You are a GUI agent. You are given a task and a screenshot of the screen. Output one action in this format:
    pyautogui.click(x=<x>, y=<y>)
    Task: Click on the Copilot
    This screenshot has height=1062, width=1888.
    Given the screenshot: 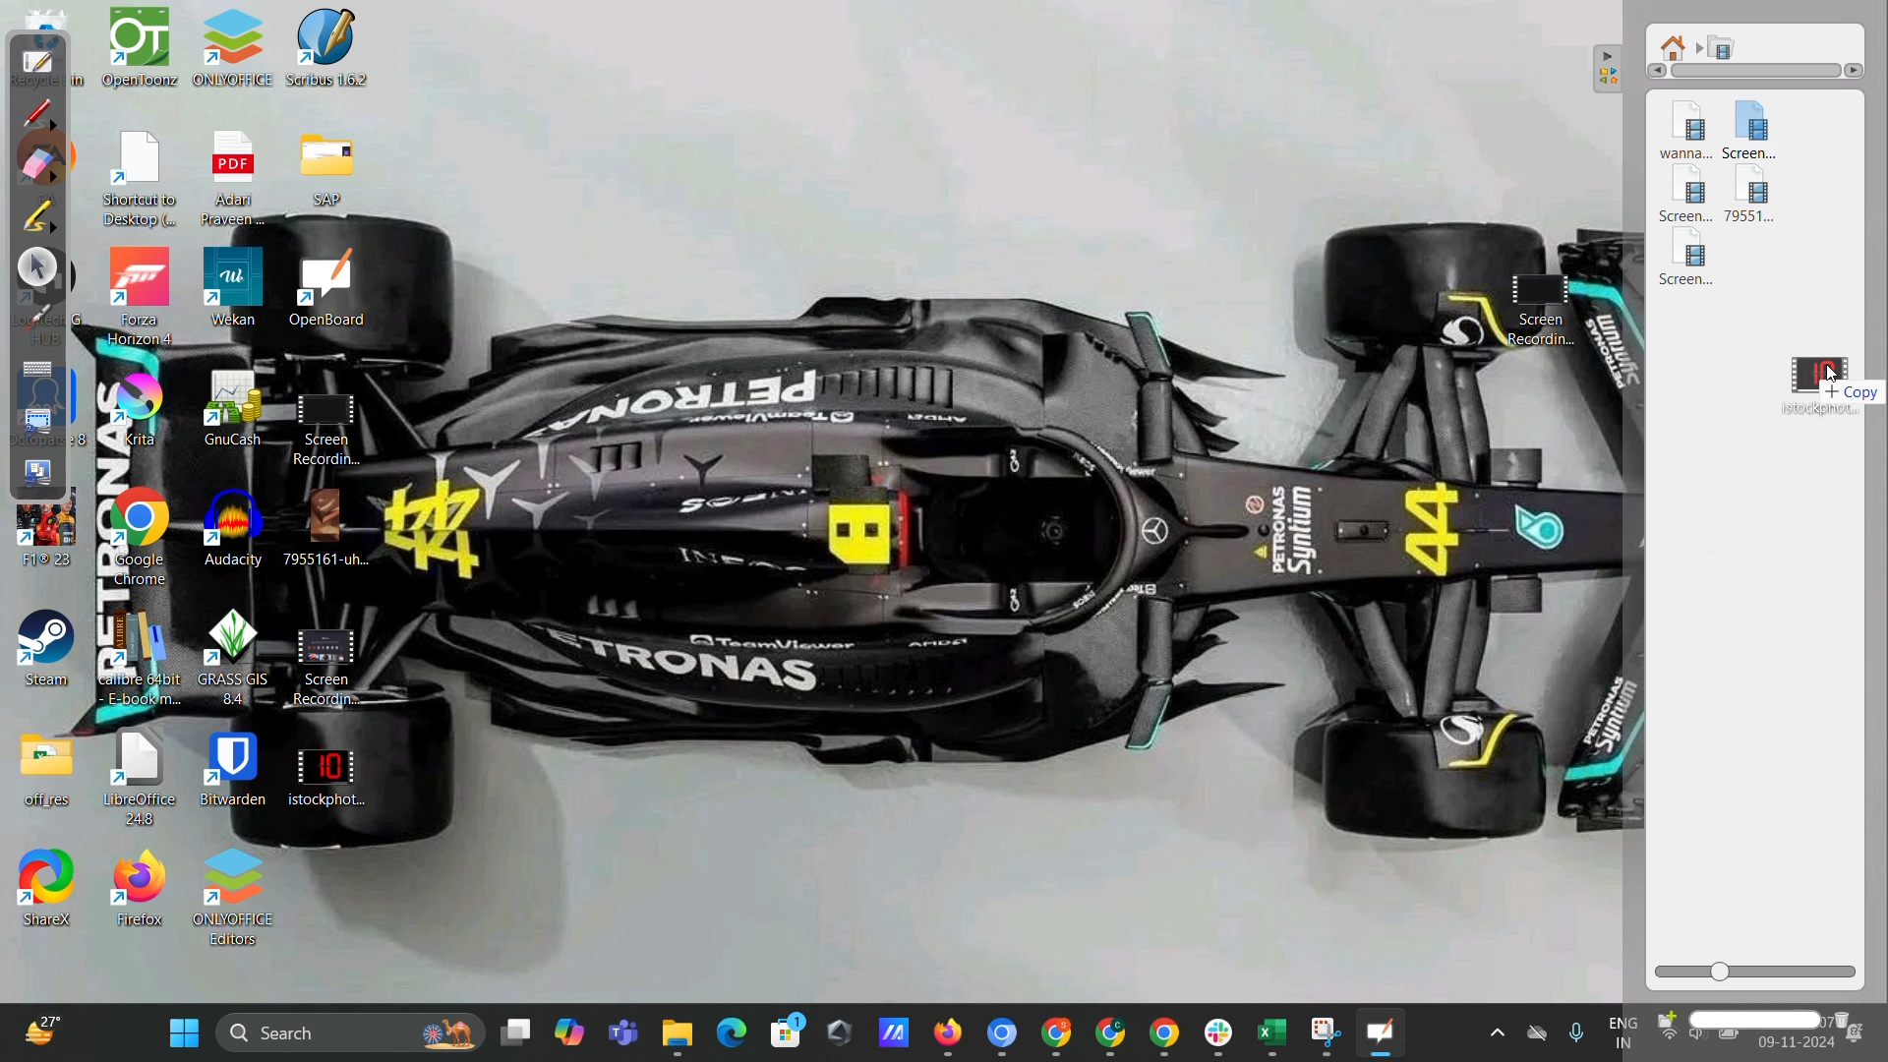 What is the action you would take?
    pyautogui.click(x=566, y=1034)
    